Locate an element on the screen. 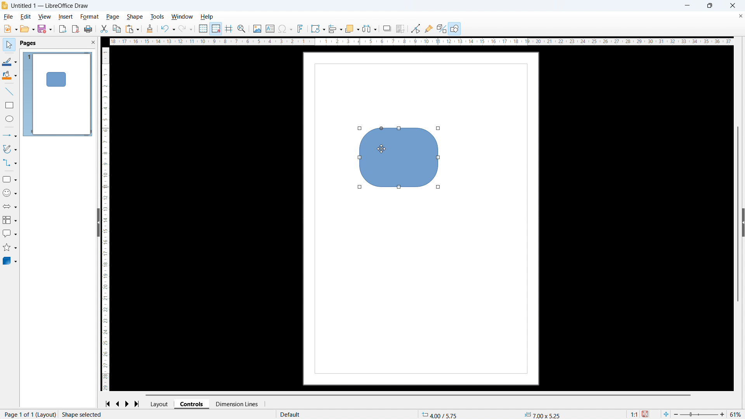 The height and width of the screenshot is (419, 745). Basic shapes  is located at coordinates (9, 179).